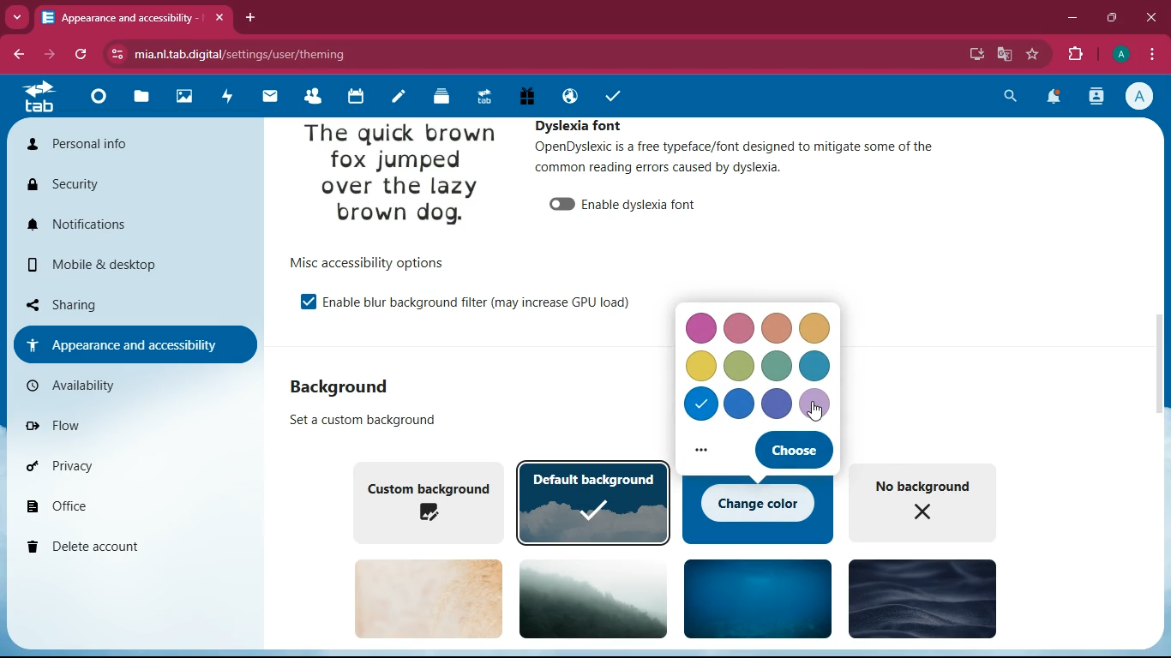 The height and width of the screenshot is (658, 1171). What do you see at coordinates (52, 55) in the screenshot?
I see `forward` at bounding box center [52, 55].